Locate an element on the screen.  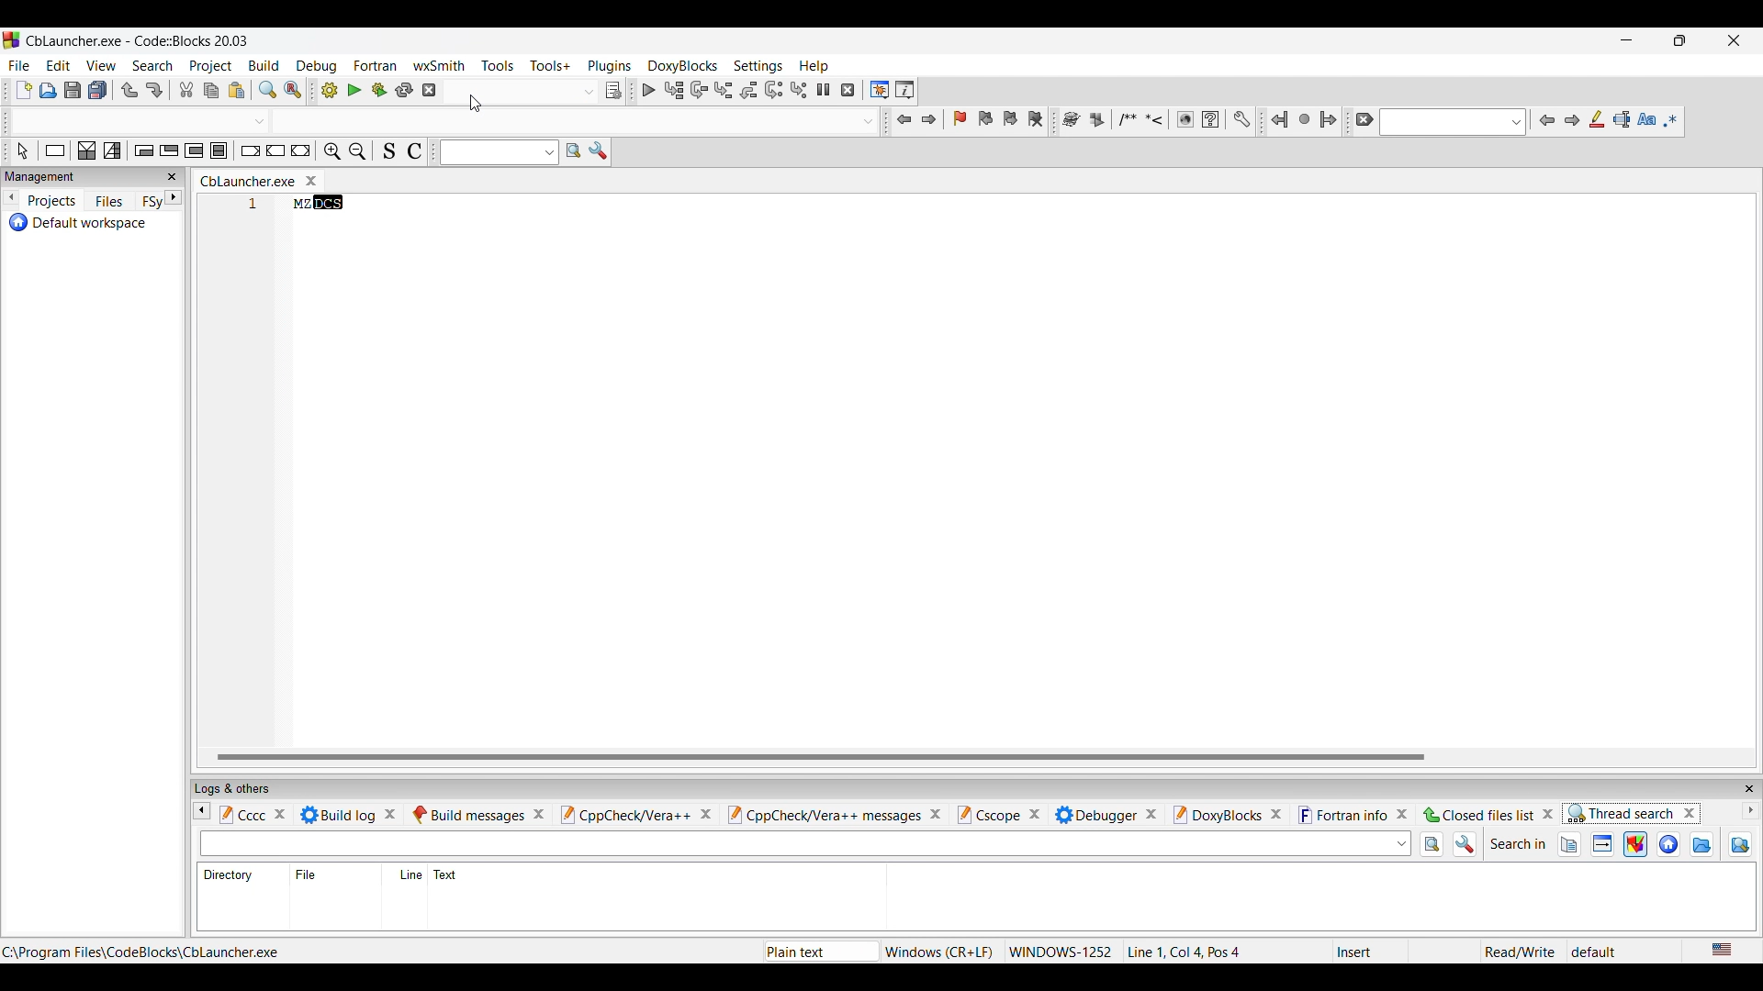
Next bookmark is located at coordinates (1010, 118).